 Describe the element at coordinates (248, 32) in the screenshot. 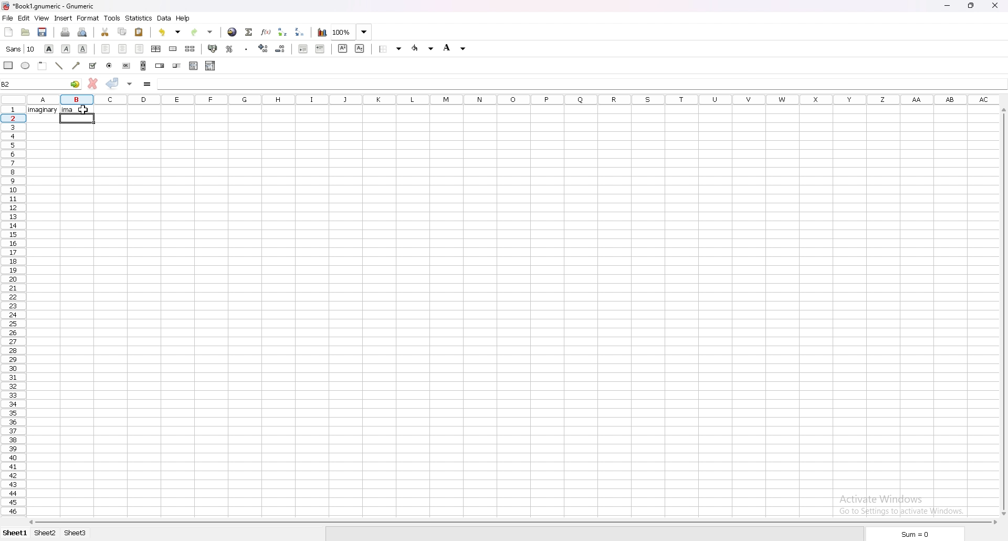

I see `summation` at that location.